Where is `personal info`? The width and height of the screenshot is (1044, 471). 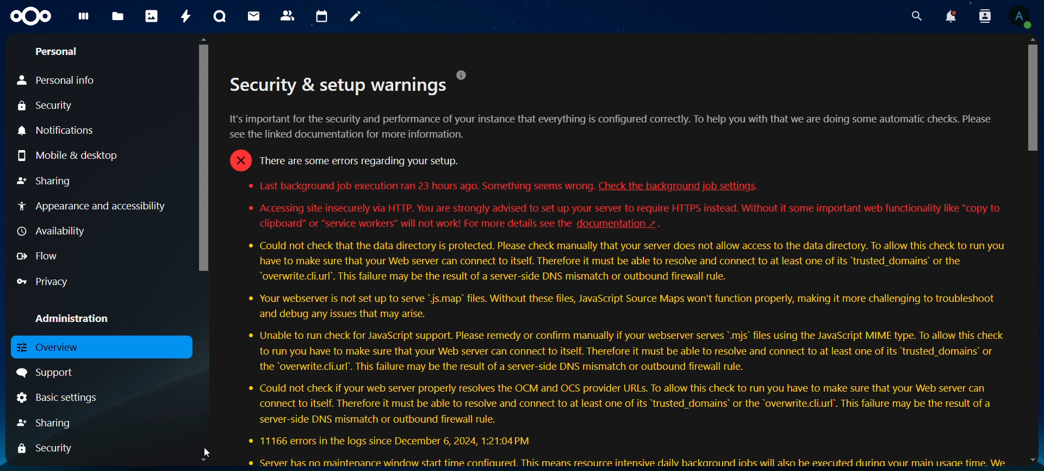 personal info is located at coordinates (79, 80).